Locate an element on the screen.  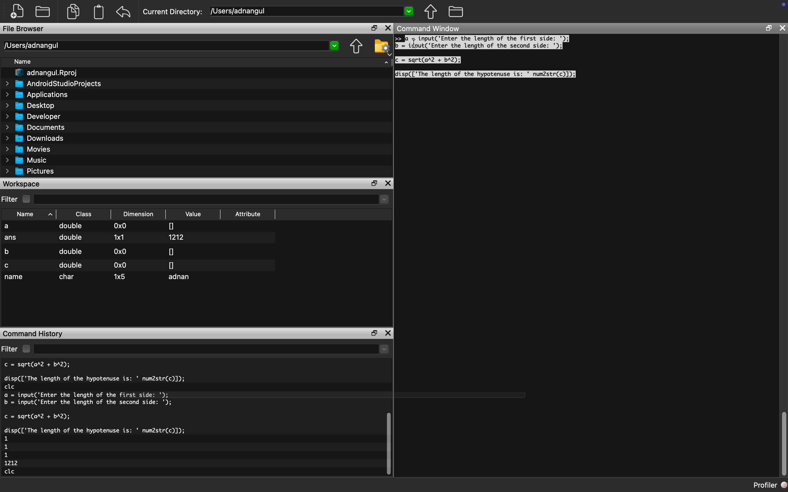
 Applications is located at coordinates (40, 94).